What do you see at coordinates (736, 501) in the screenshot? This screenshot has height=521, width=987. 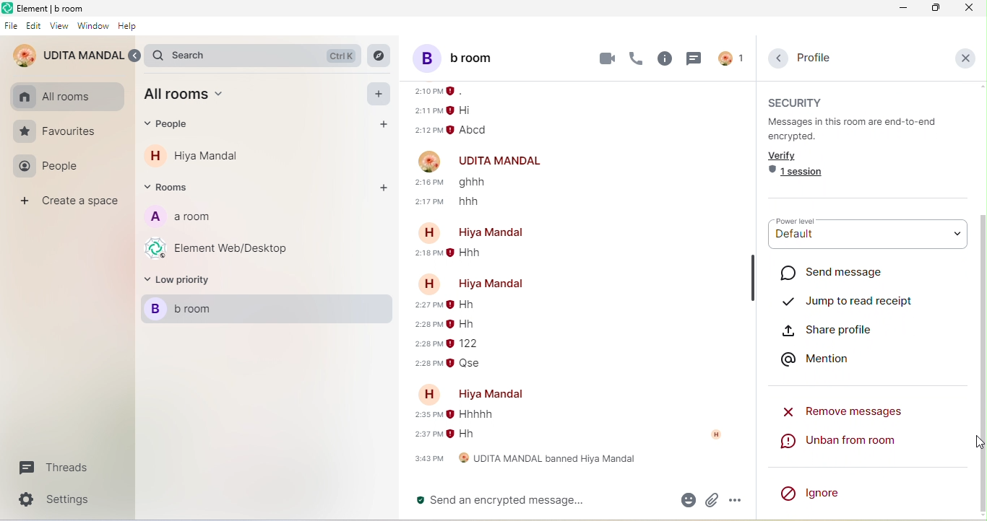 I see `option` at bounding box center [736, 501].